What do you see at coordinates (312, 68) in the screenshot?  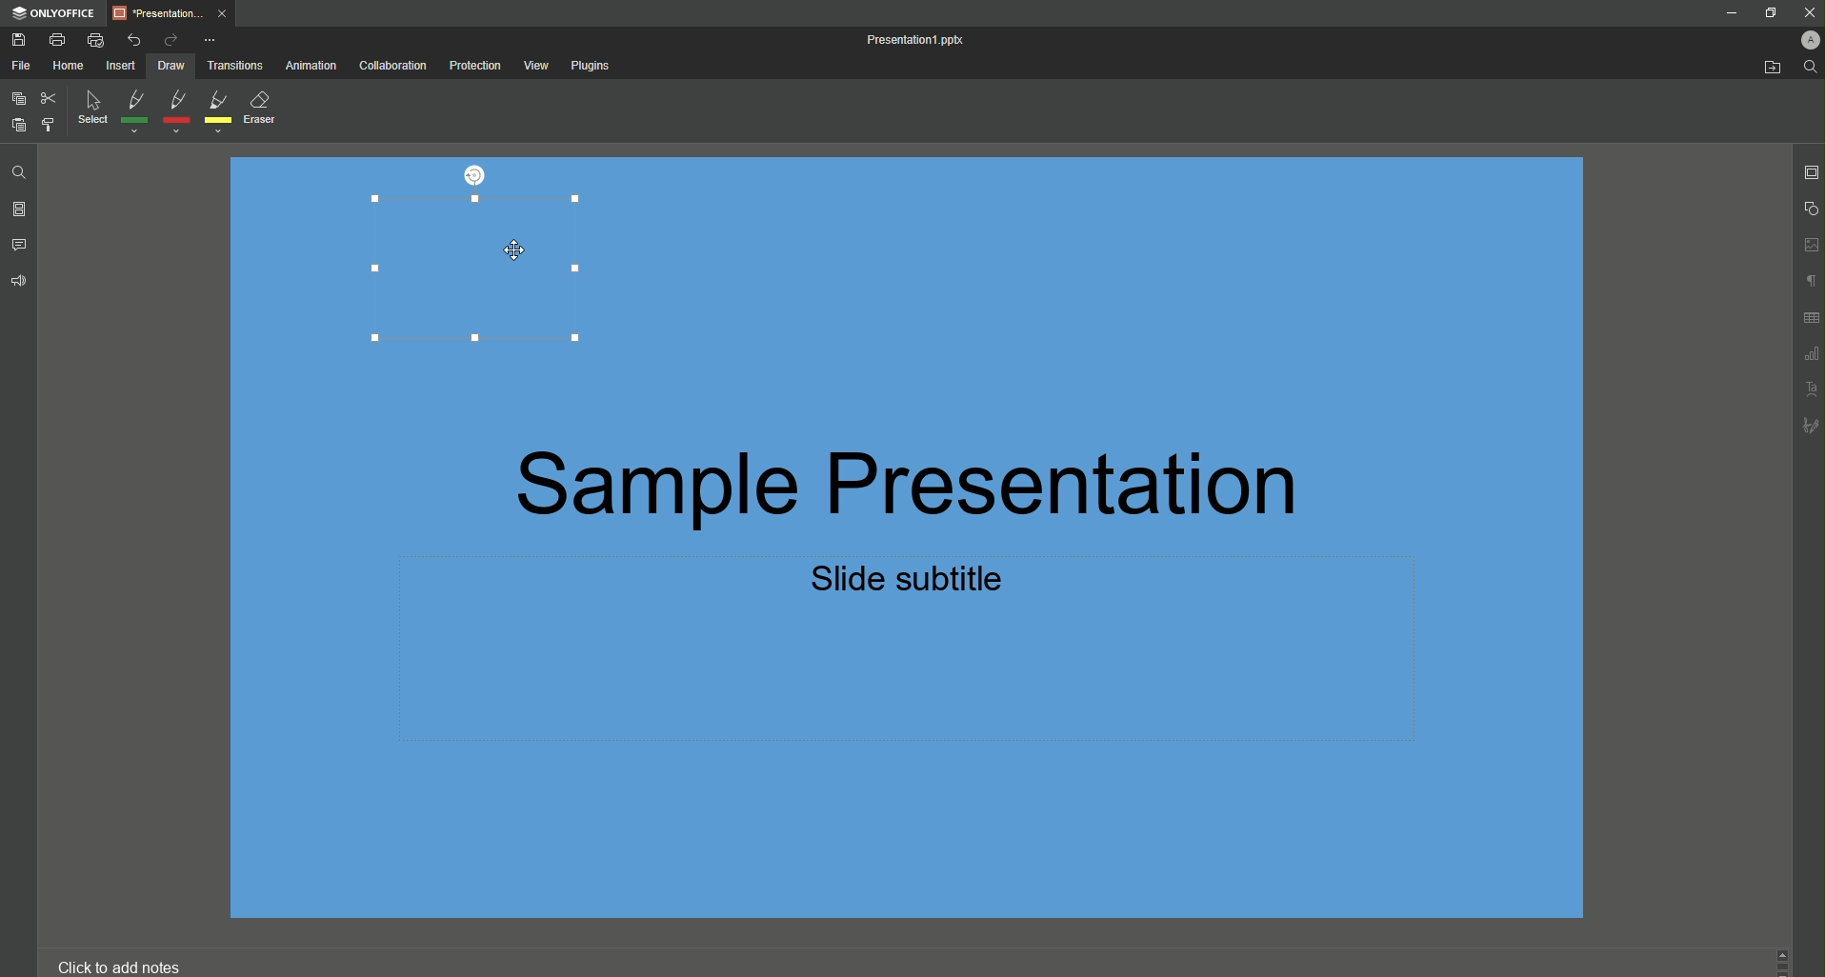 I see `Animation` at bounding box center [312, 68].